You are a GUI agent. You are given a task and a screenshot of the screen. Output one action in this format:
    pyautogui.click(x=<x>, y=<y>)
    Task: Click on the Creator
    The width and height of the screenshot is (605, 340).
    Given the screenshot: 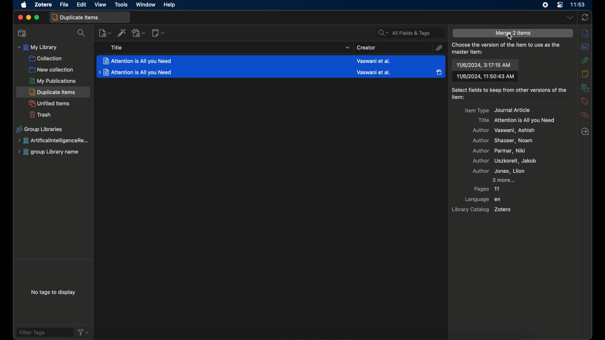 What is the action you would take?
    pyautogui.click(x=374, y=73)
    